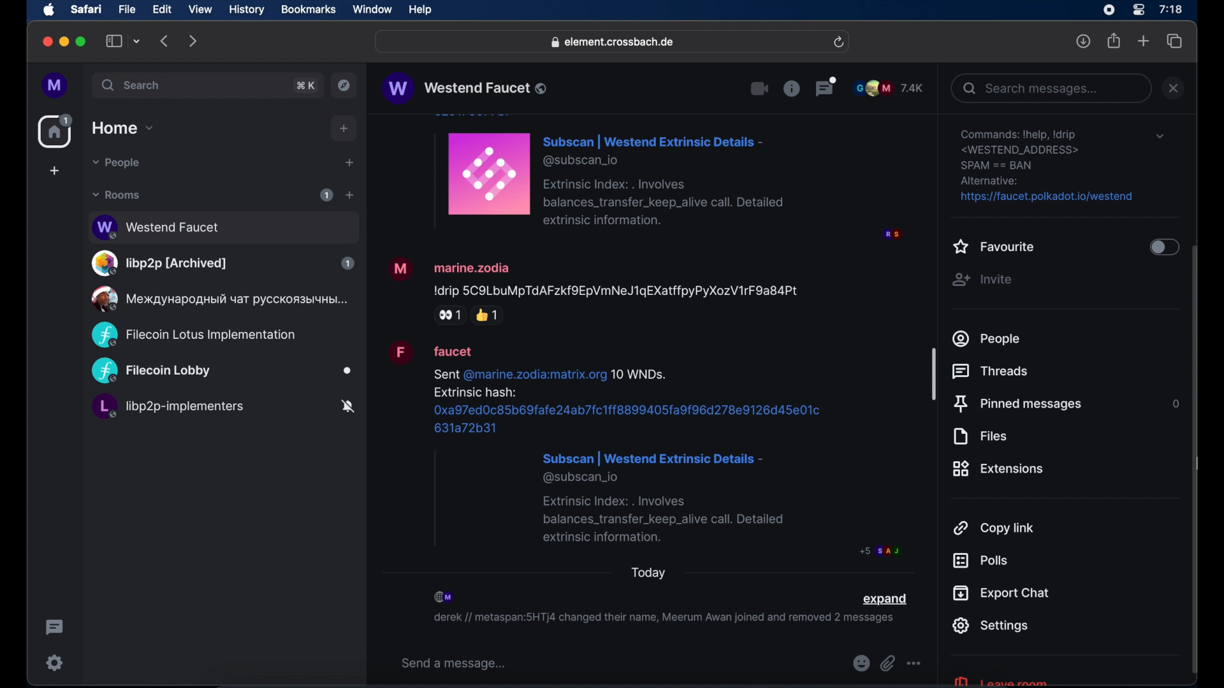 This screenshot has height=688, width=1224. Describe the element at coordinates (222, 408) in the screenshot. I see `public room` at that location.